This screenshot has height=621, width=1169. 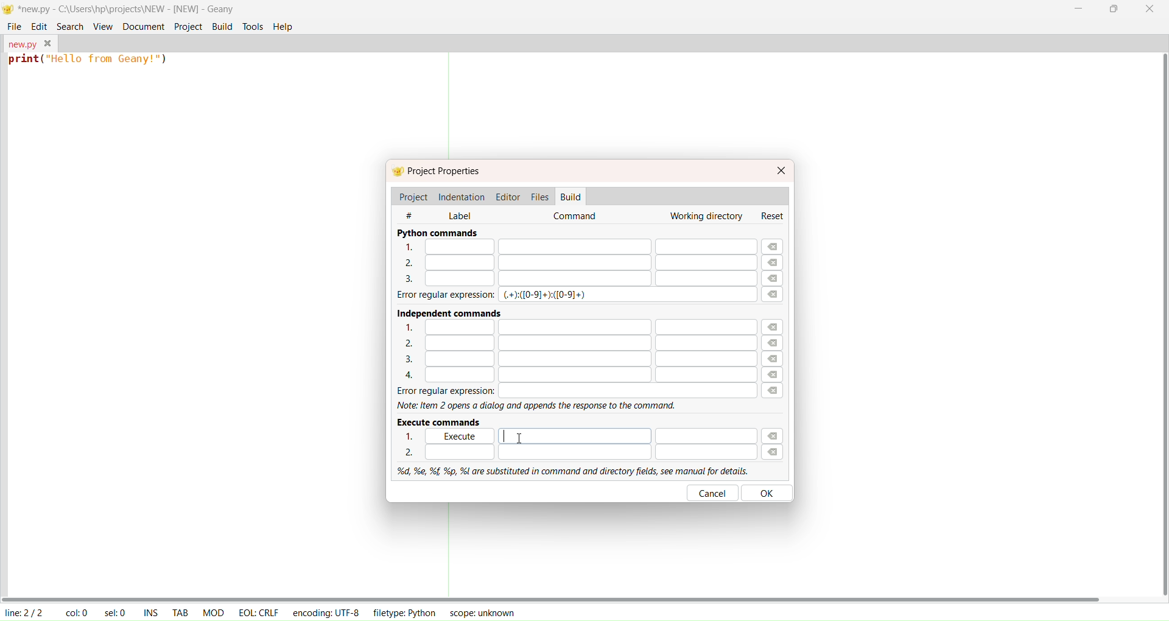 I want to click on indentation, so click(x=463, y=195).